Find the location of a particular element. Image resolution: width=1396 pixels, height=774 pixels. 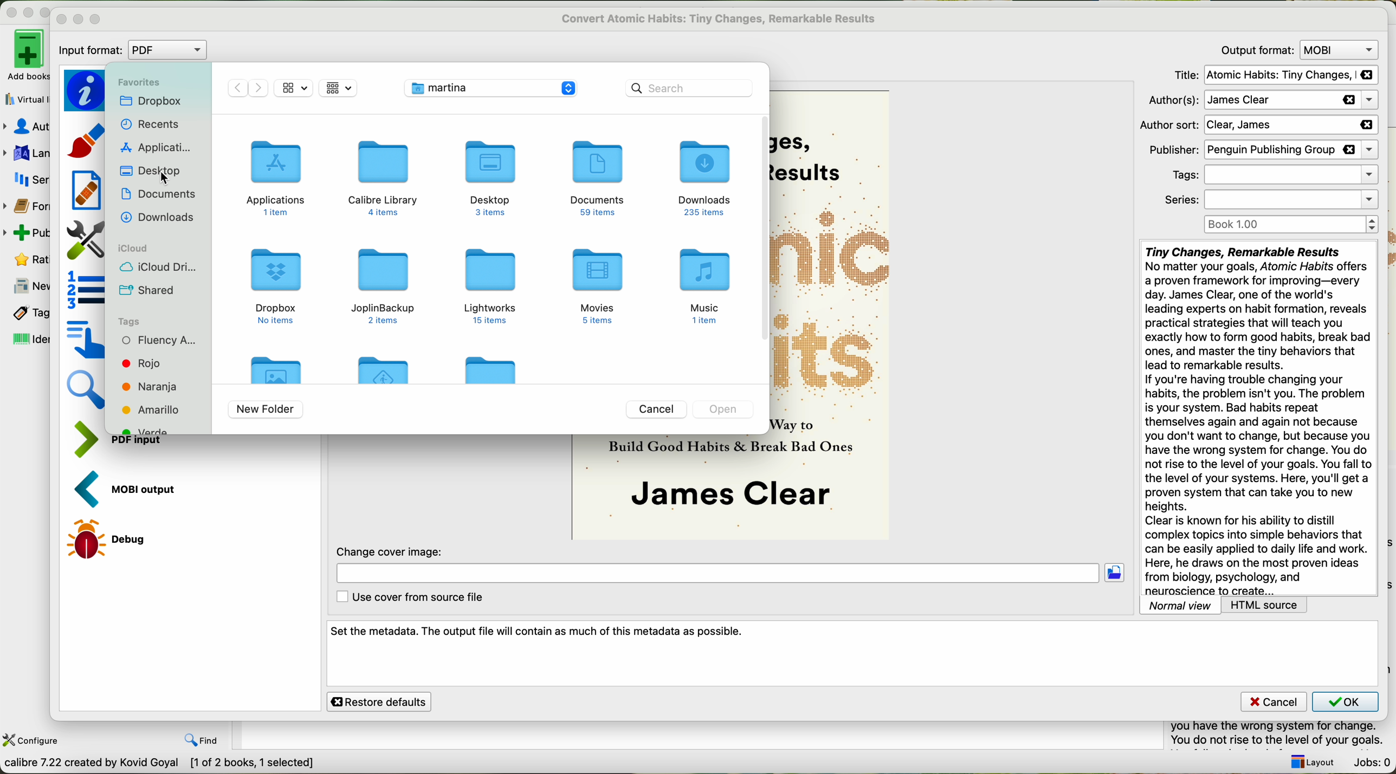

series is located at coordinates (31, 181).